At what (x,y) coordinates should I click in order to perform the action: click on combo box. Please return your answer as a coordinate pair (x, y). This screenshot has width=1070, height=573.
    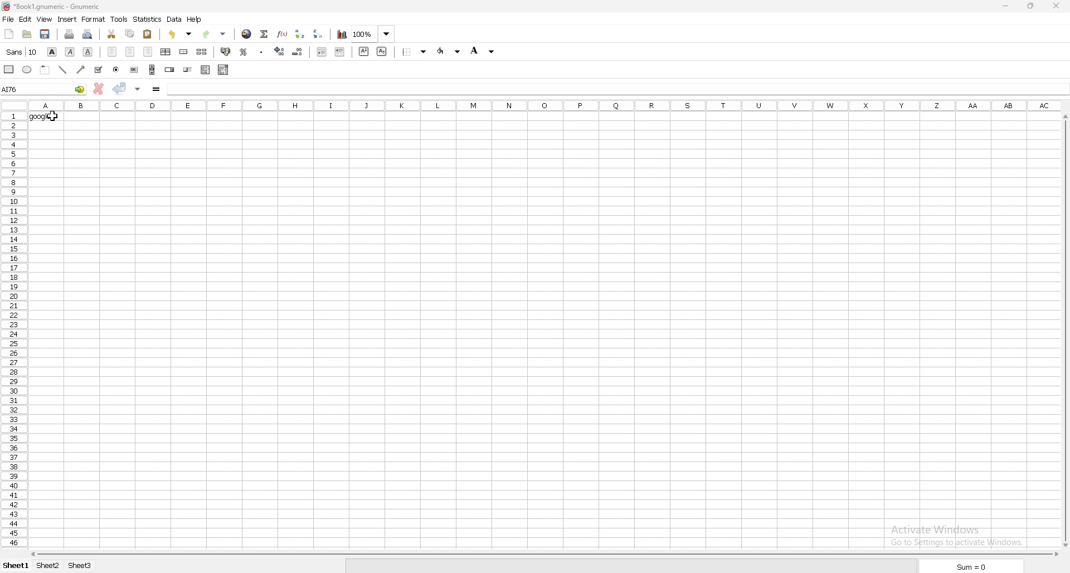
    Looking at the image, I should click on (223, 69).